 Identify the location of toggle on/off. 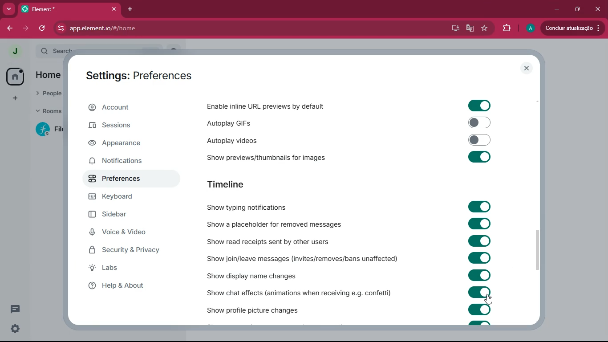
(480, 122).